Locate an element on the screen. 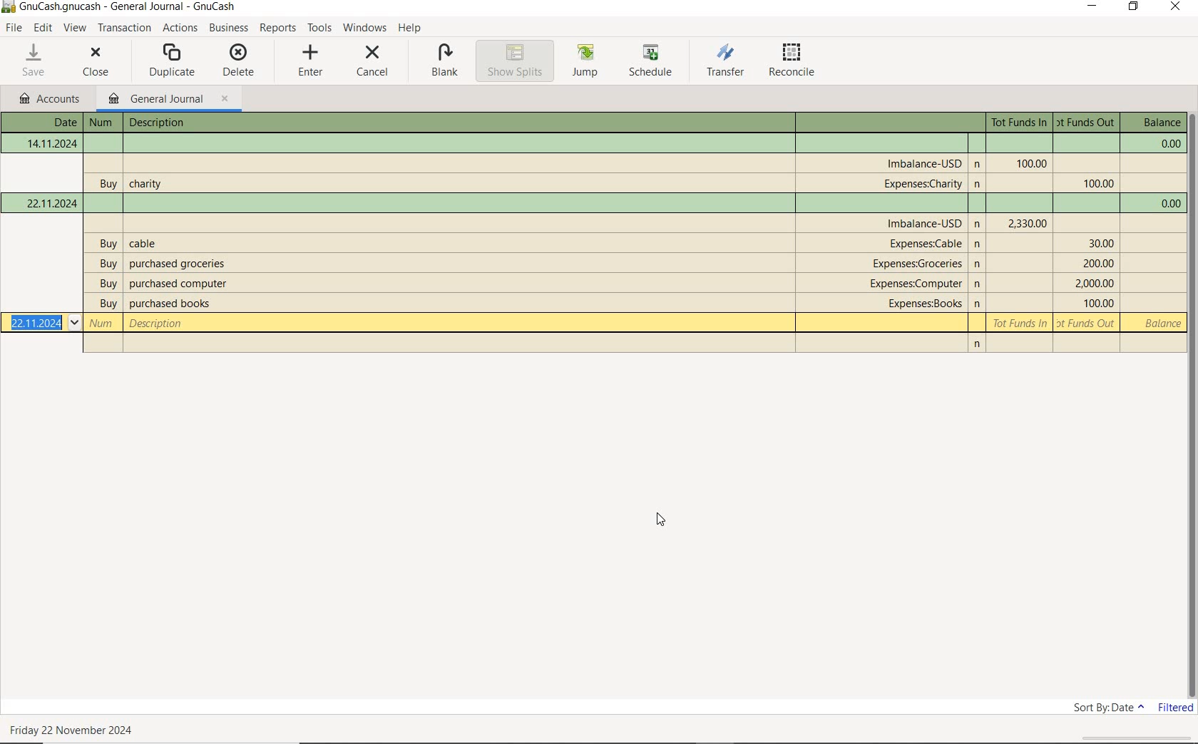 The width and height of the screenshot is (1198, 744). n is located at coordinates (979, 185).